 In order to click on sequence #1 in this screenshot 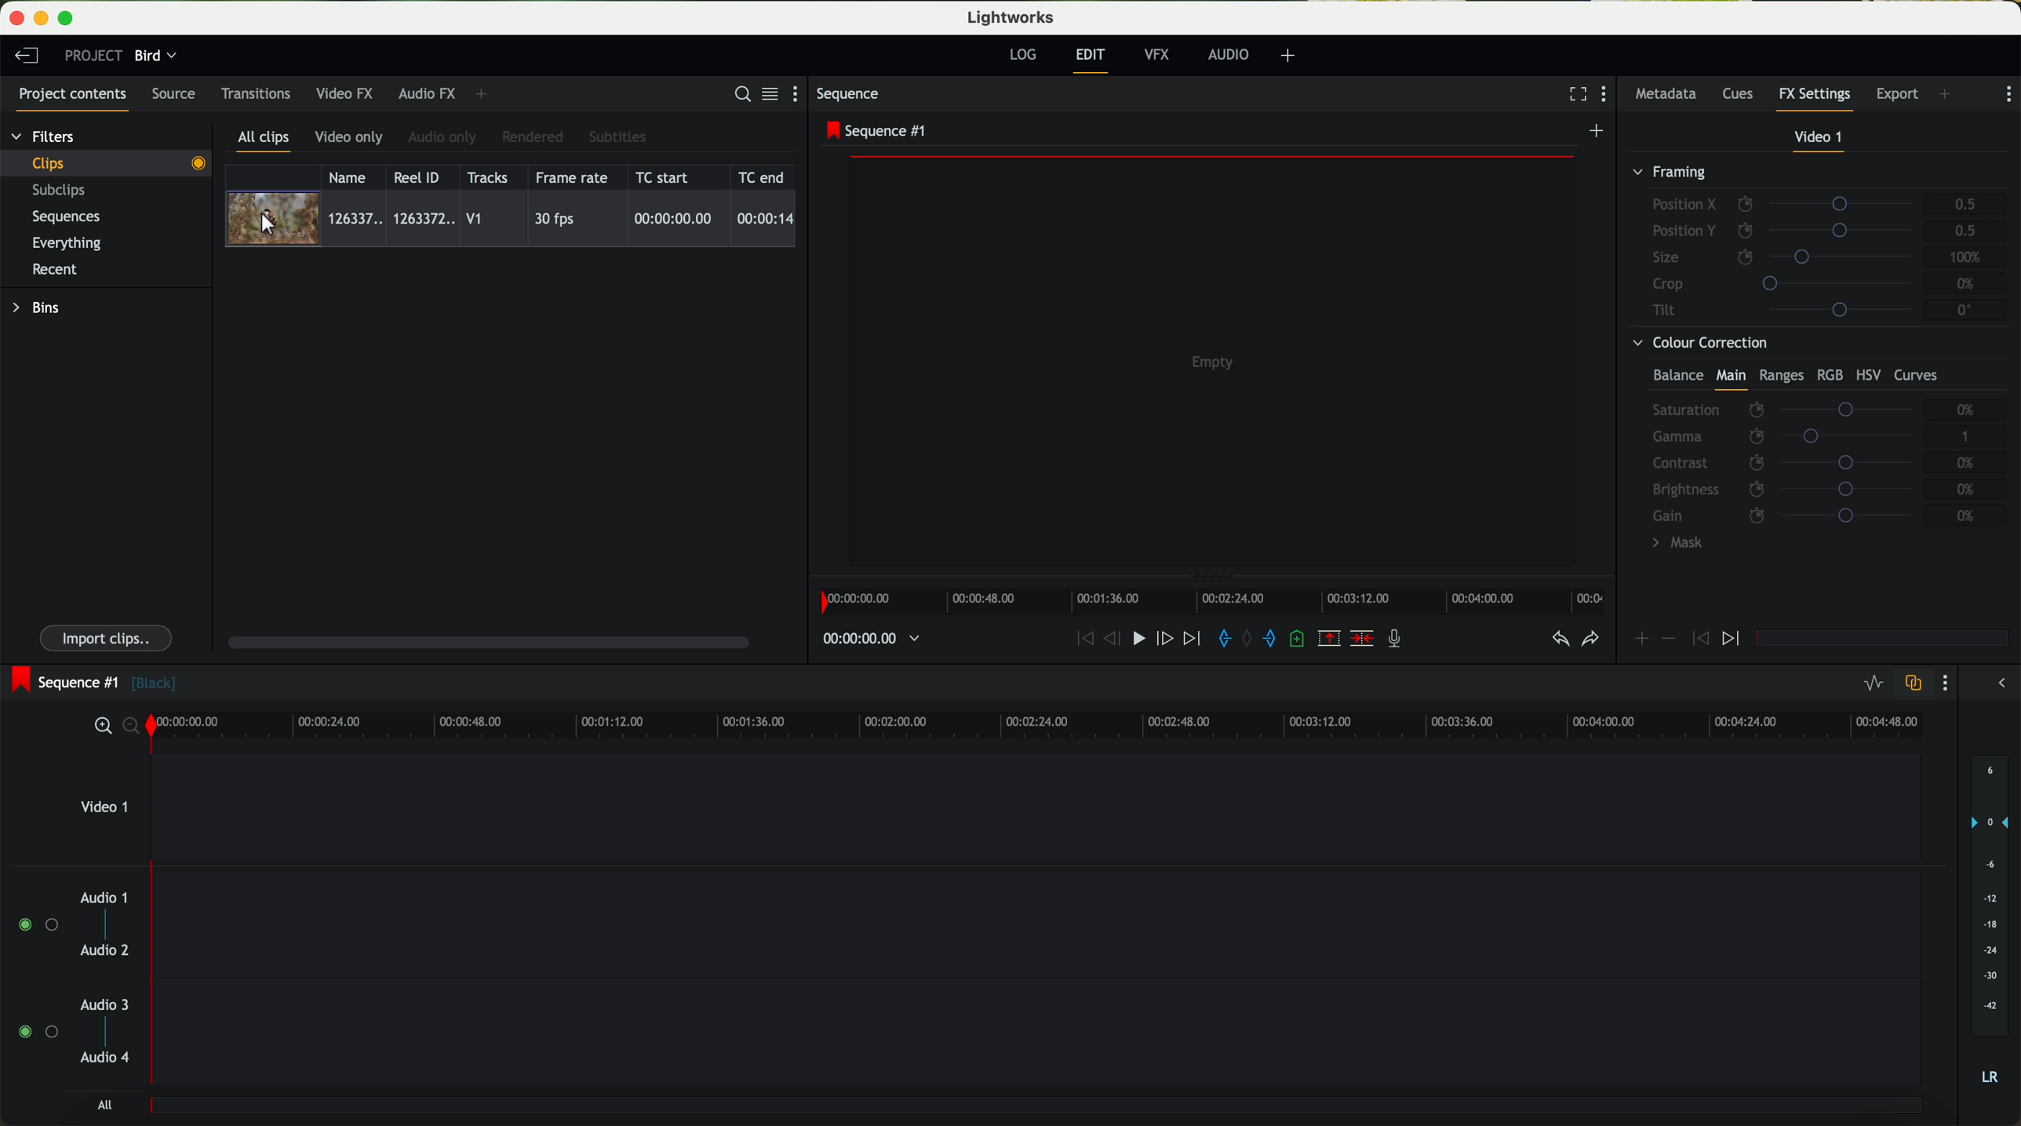, I will do `click(878, 130)`.